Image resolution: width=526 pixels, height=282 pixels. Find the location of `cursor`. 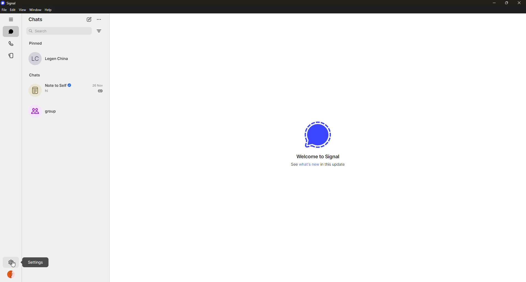

cursor is located at coordinates (13, 265).